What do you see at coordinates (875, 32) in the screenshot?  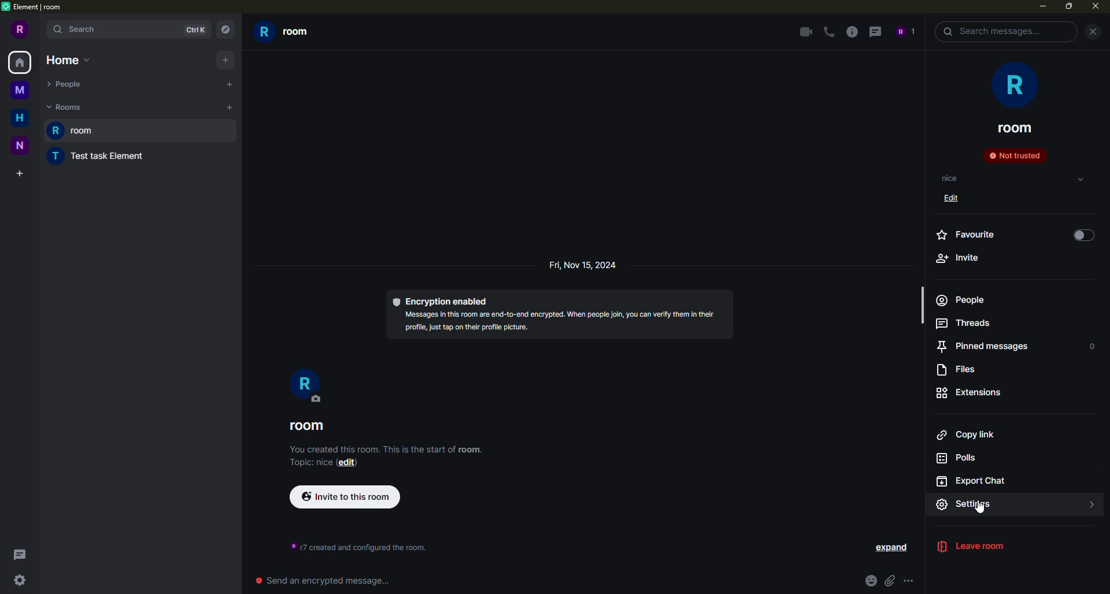 I see `thread` at bounding box center [875, 32].